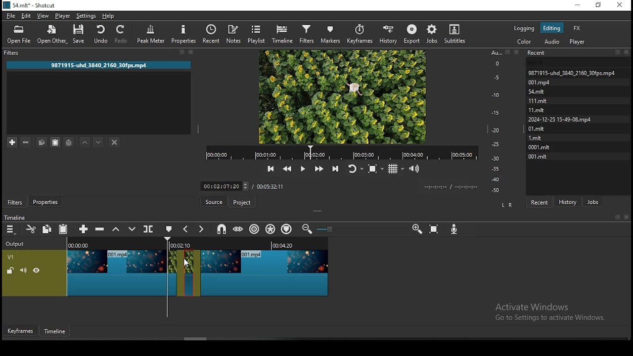 The height and width of the screenshot is (356, 633). Describe the element at coordinates (449, 186) in the screenshot. I see `timer` at that location.